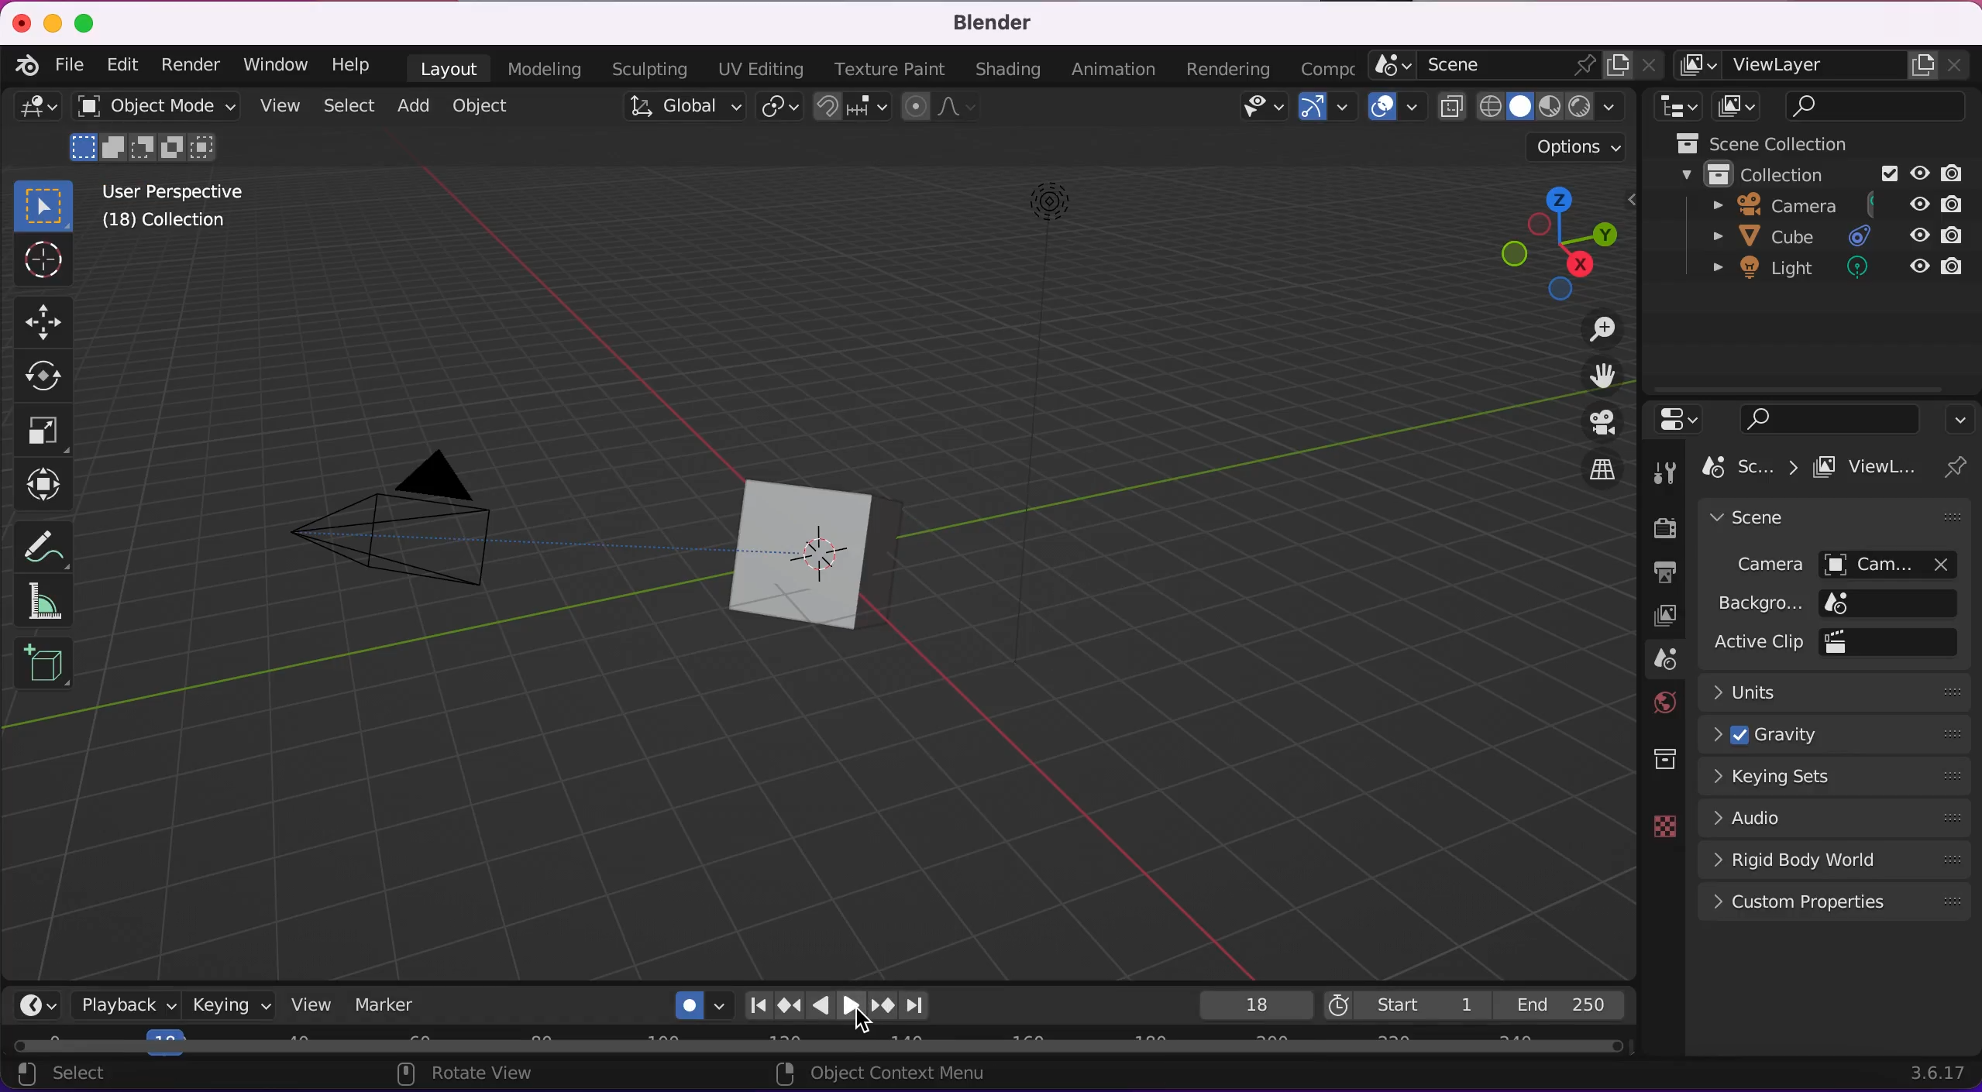 The width and height of the screenshot is (1982, 1092). I want to click on user perspective (18) collection, so click(176, 207).